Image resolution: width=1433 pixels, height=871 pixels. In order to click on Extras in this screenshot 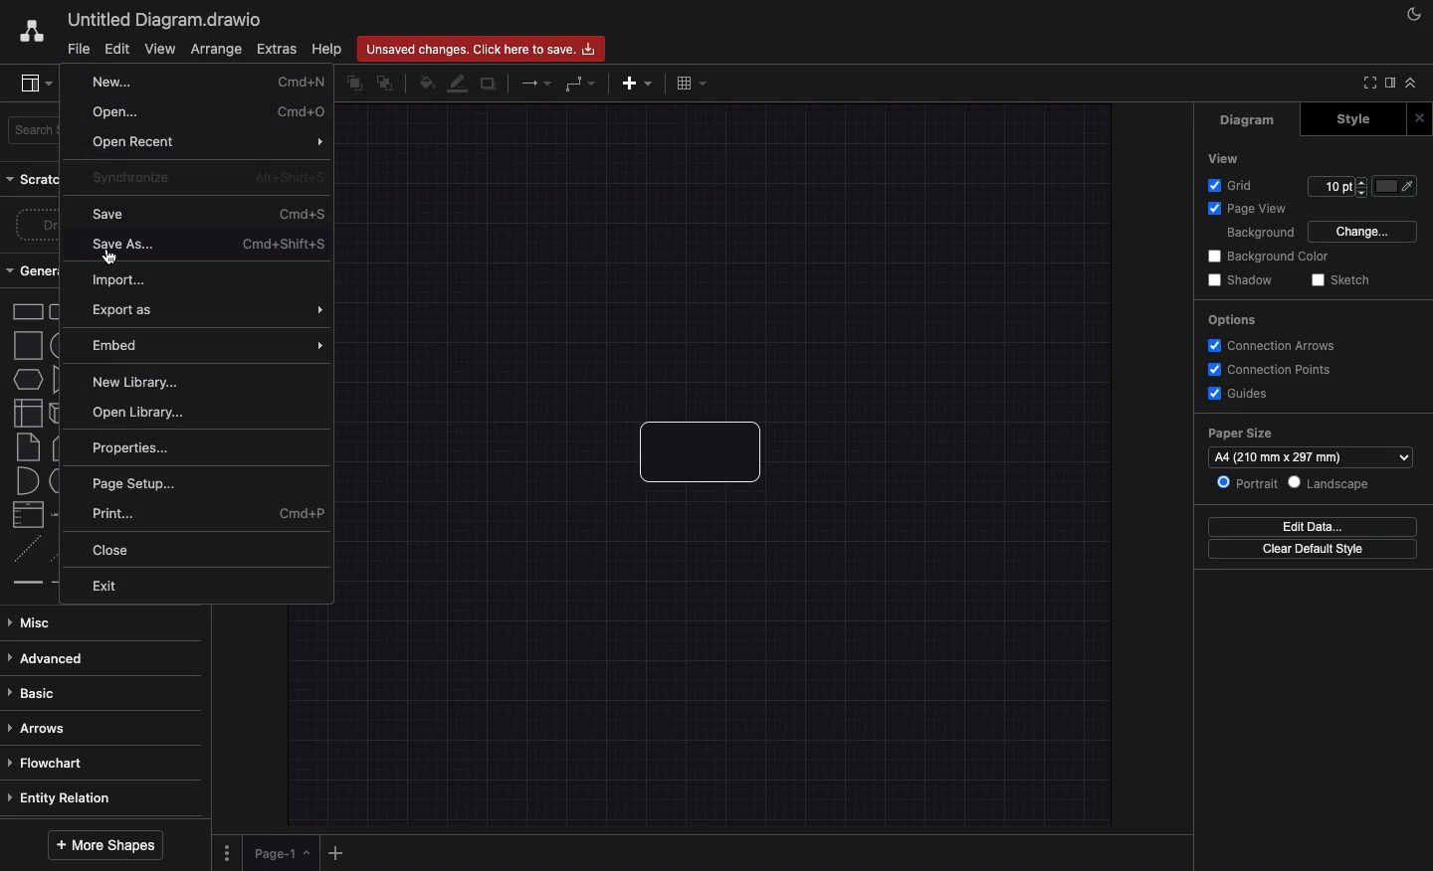, I will do `click(276, 49)`.